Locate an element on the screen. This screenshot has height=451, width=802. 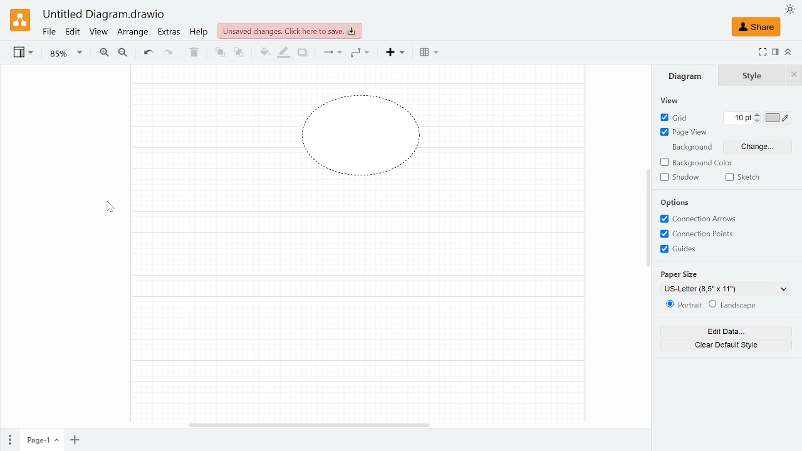
Increase grid count is located at coordinates (758, 115).